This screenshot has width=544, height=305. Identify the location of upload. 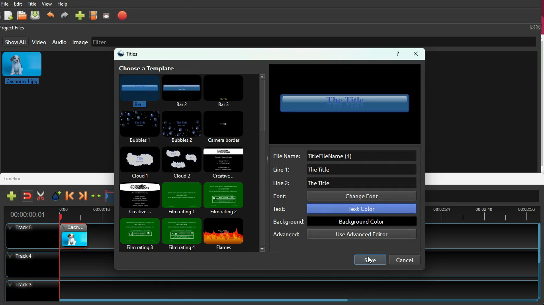
(36, 15).